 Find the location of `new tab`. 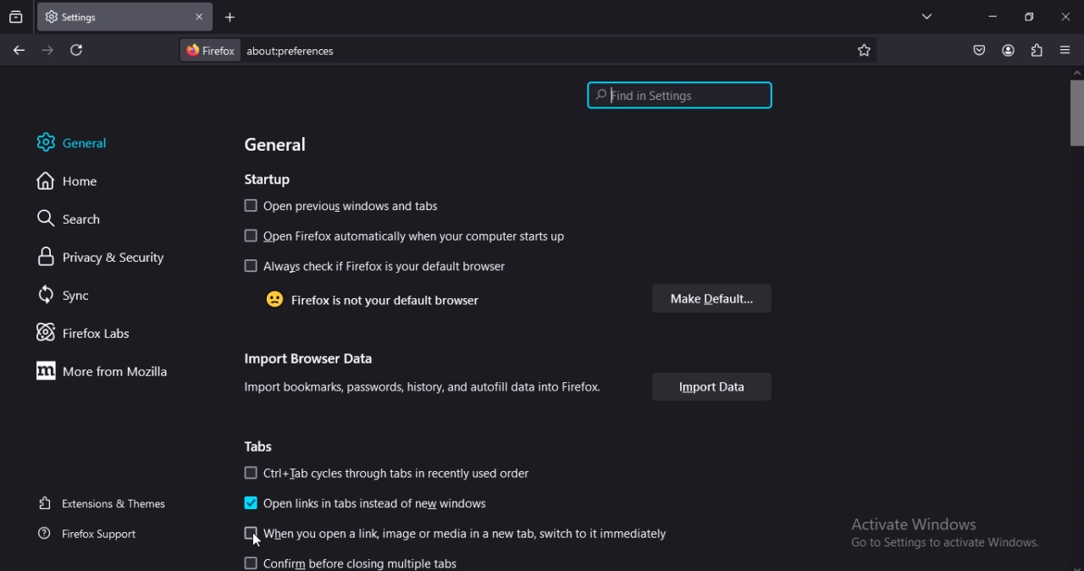

new tab is located at coordinates (231, 19).